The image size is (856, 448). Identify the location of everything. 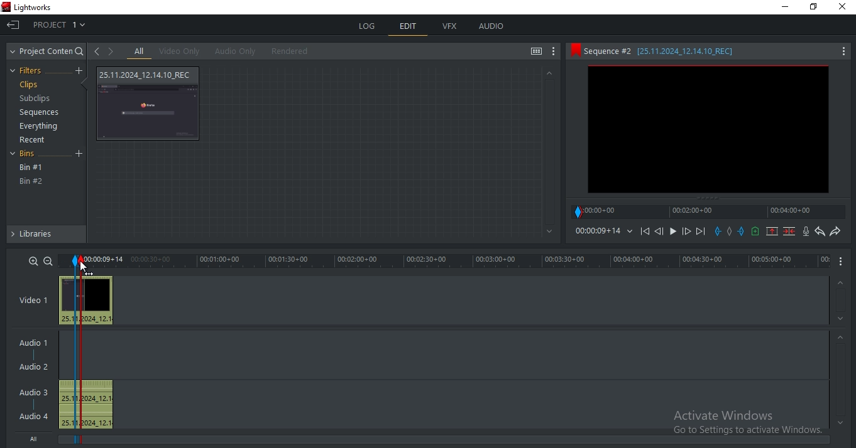
(41, 127).